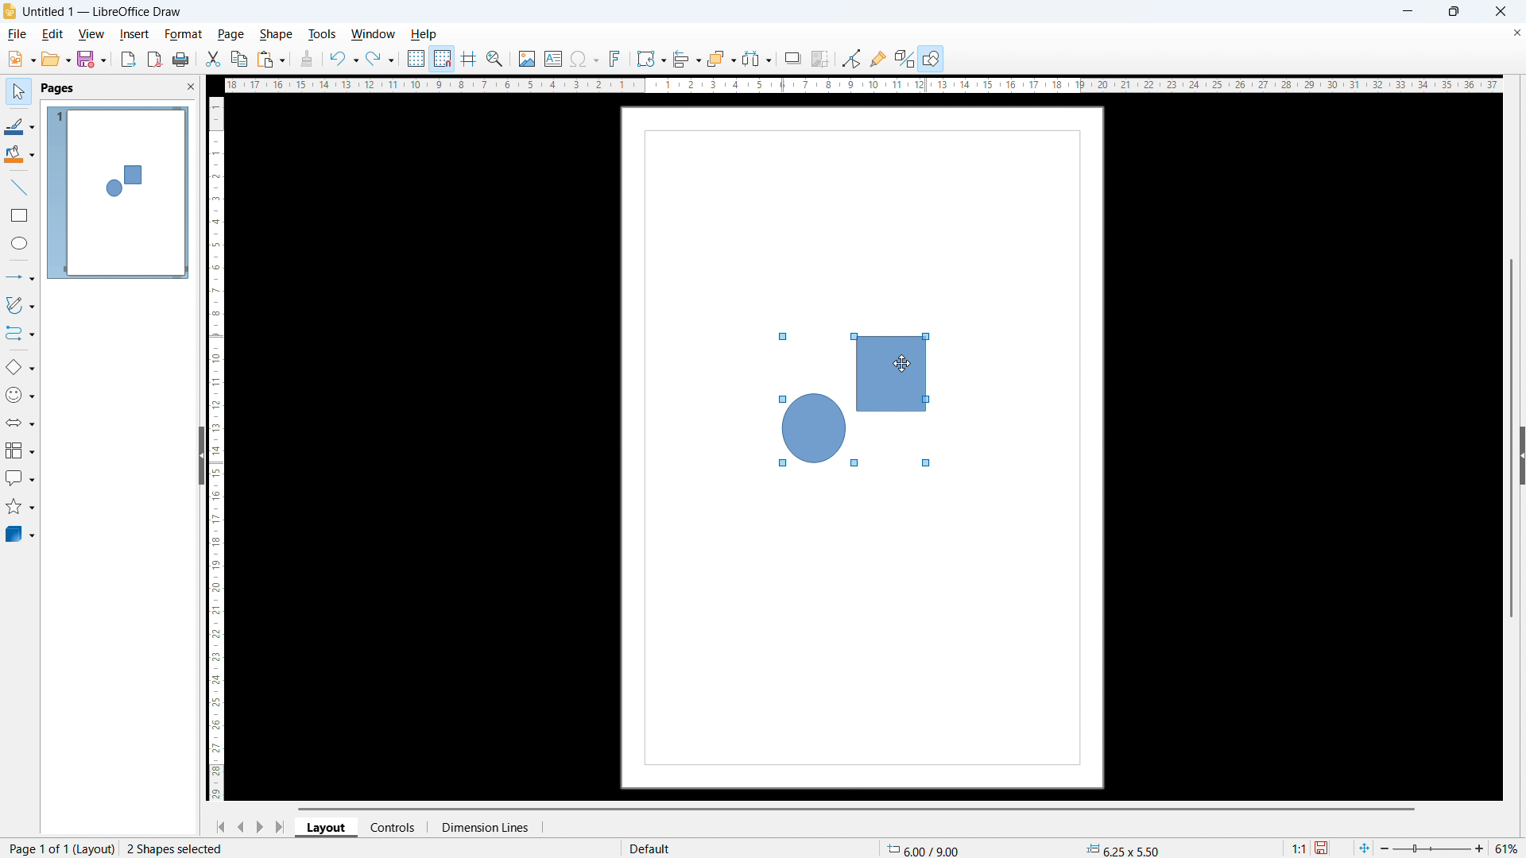  I want to click on callout shapes, so click(19, 478).